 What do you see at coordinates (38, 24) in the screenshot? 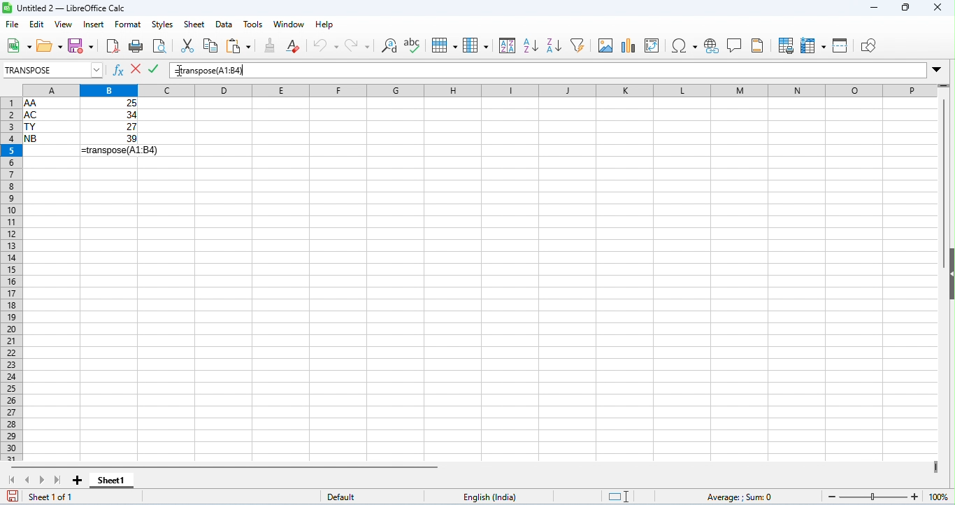
I see `edit` at bounding box center [38, 24].